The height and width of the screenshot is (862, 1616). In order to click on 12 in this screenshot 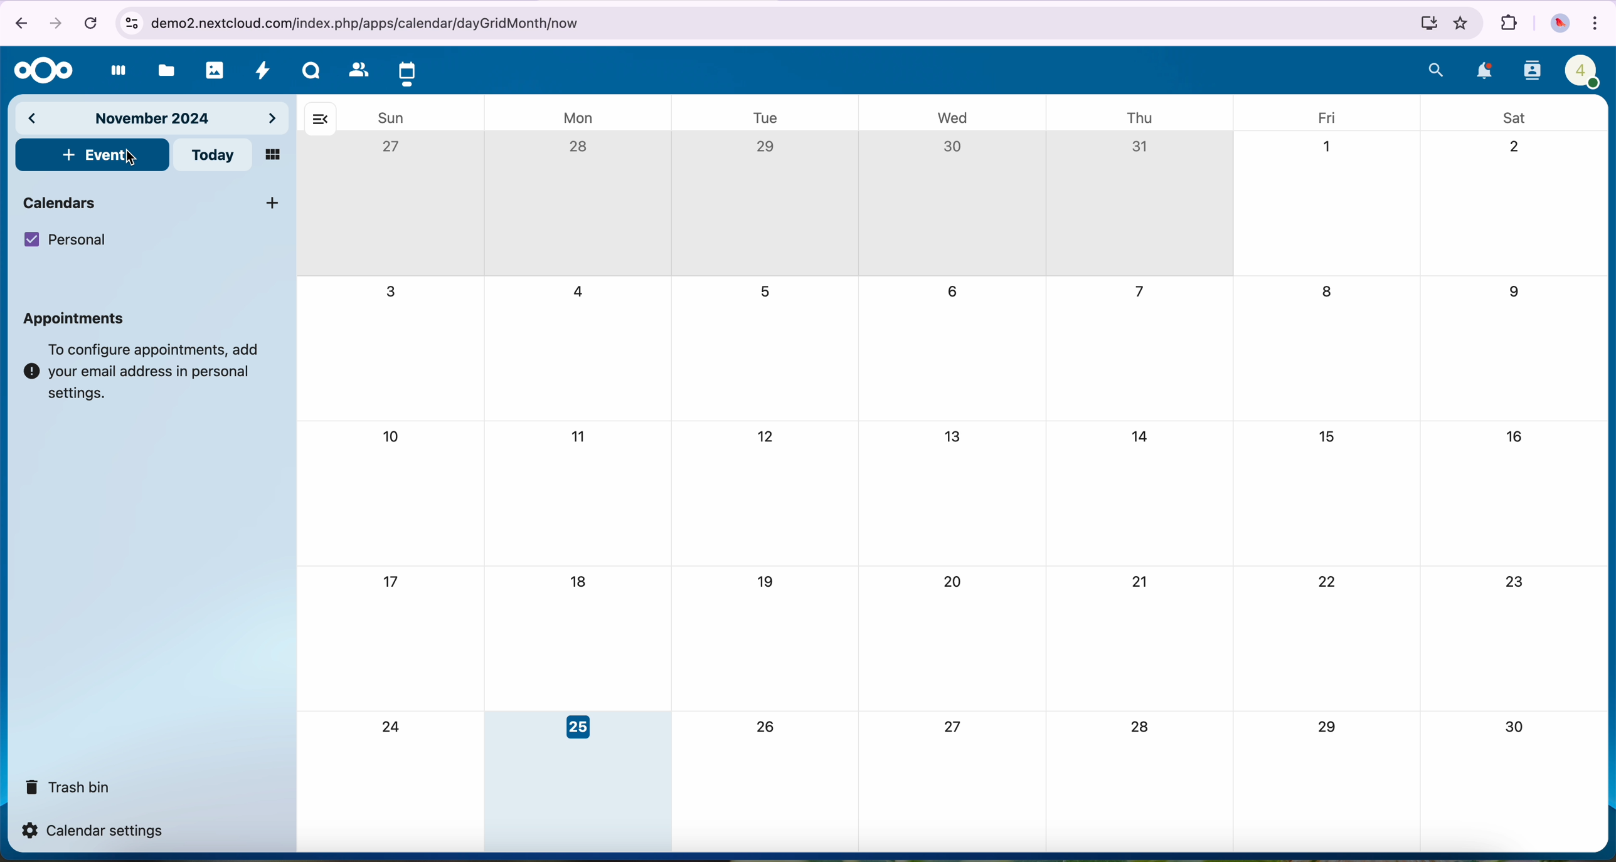, I will do `click(767, 438)`.